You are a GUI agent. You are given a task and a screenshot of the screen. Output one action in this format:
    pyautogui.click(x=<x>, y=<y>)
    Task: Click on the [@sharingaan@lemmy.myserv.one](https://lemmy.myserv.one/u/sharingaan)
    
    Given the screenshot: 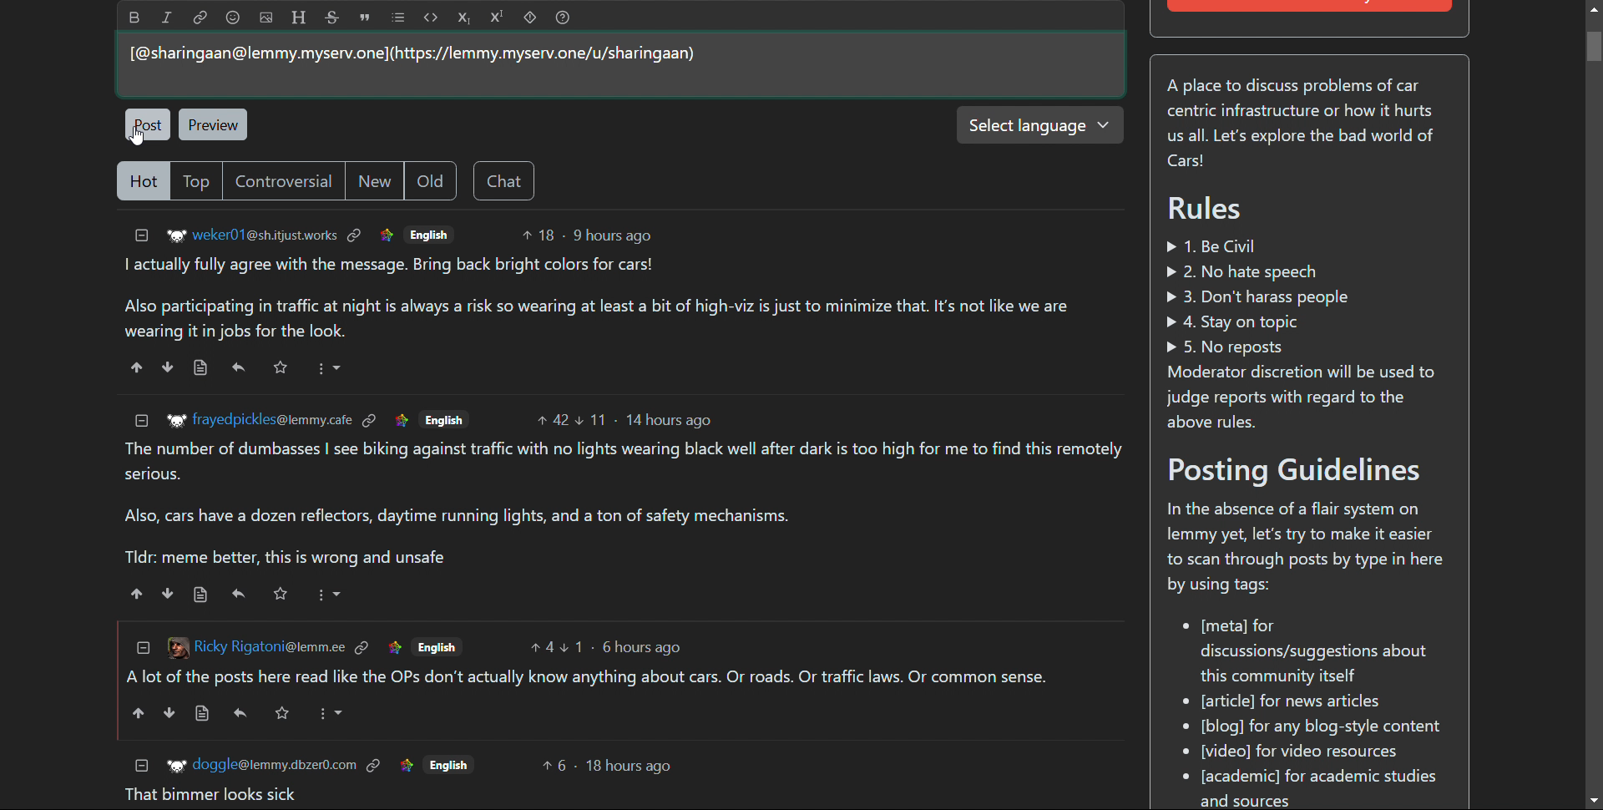 What is the action you would take?
    pyautogui.click(x=411, y=53)
    